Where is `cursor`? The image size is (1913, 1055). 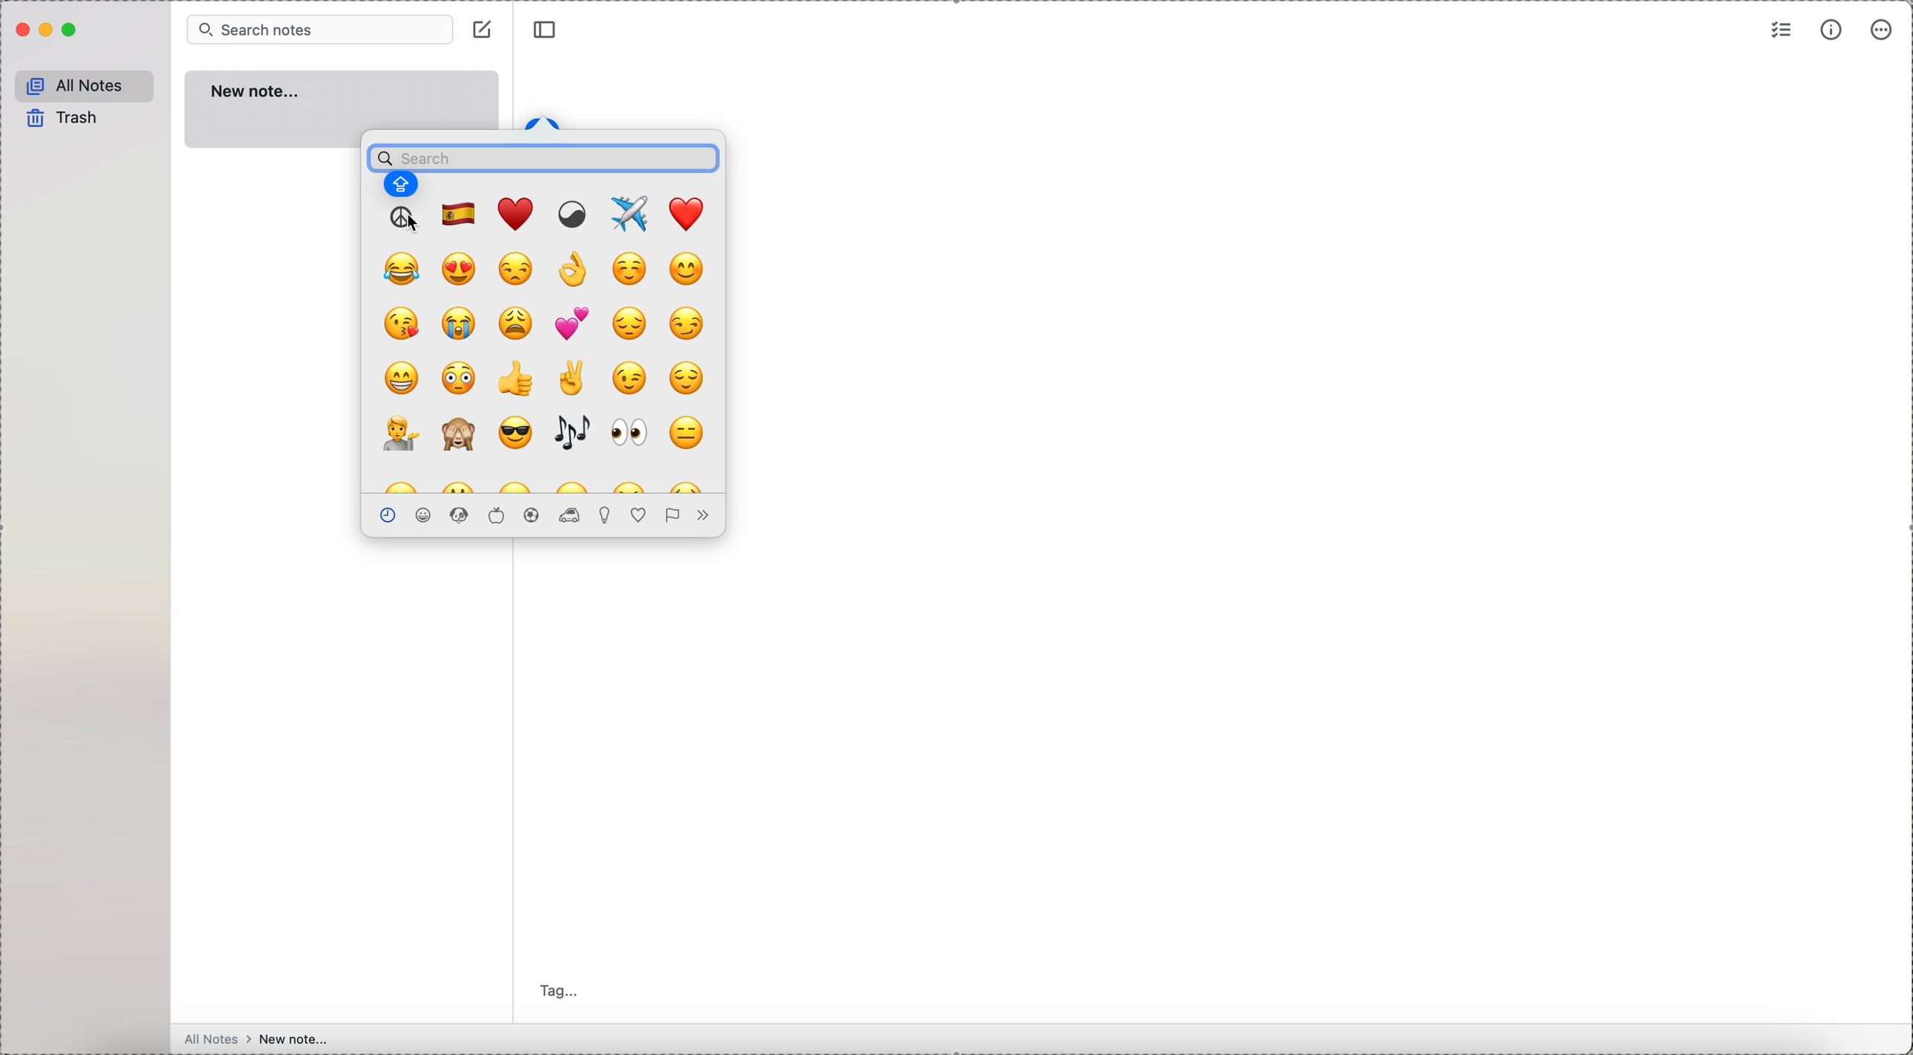
cursor is located at coordinates (412, 225).